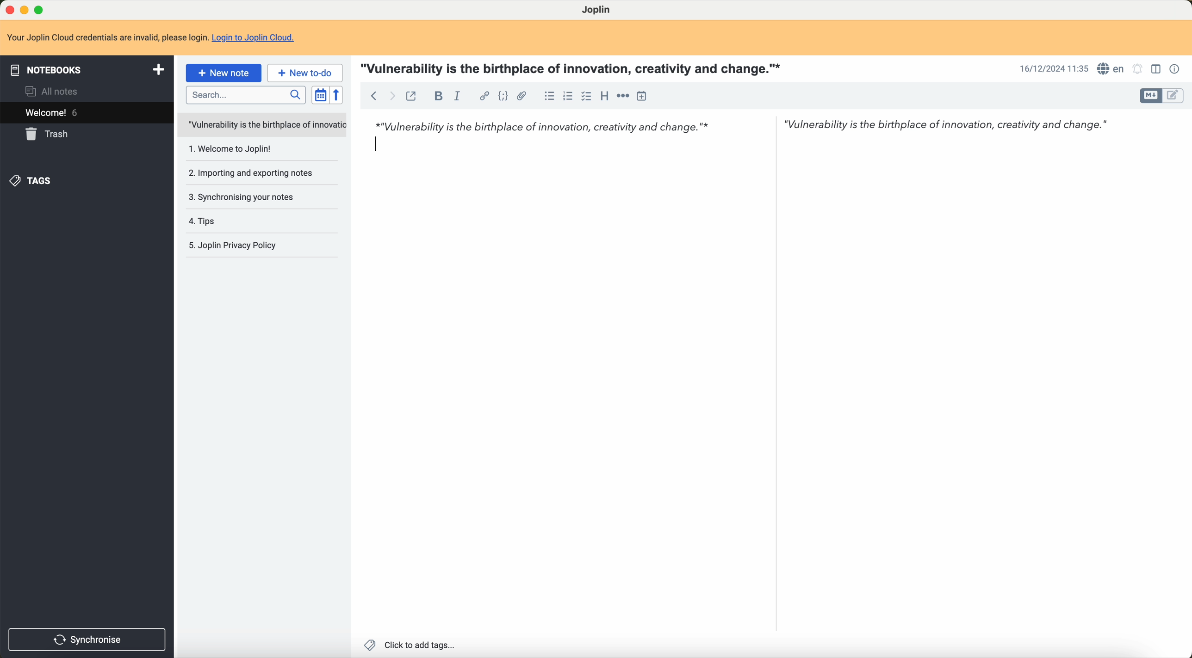 The height and width of the screenshot is (658, 1192). What do you see at coordinates (319, 96) in the screenshot?
I see `toggle sort order field` at bounding box center [319, 96].